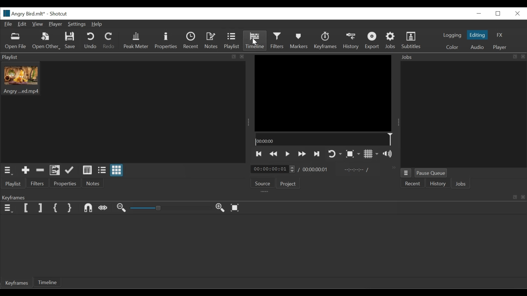 The width and height of the screenshot is (527, 296). Describe the element at coordinates (69, 208) in the screenshot. I see `Set Second Simple keyframe` at that location.